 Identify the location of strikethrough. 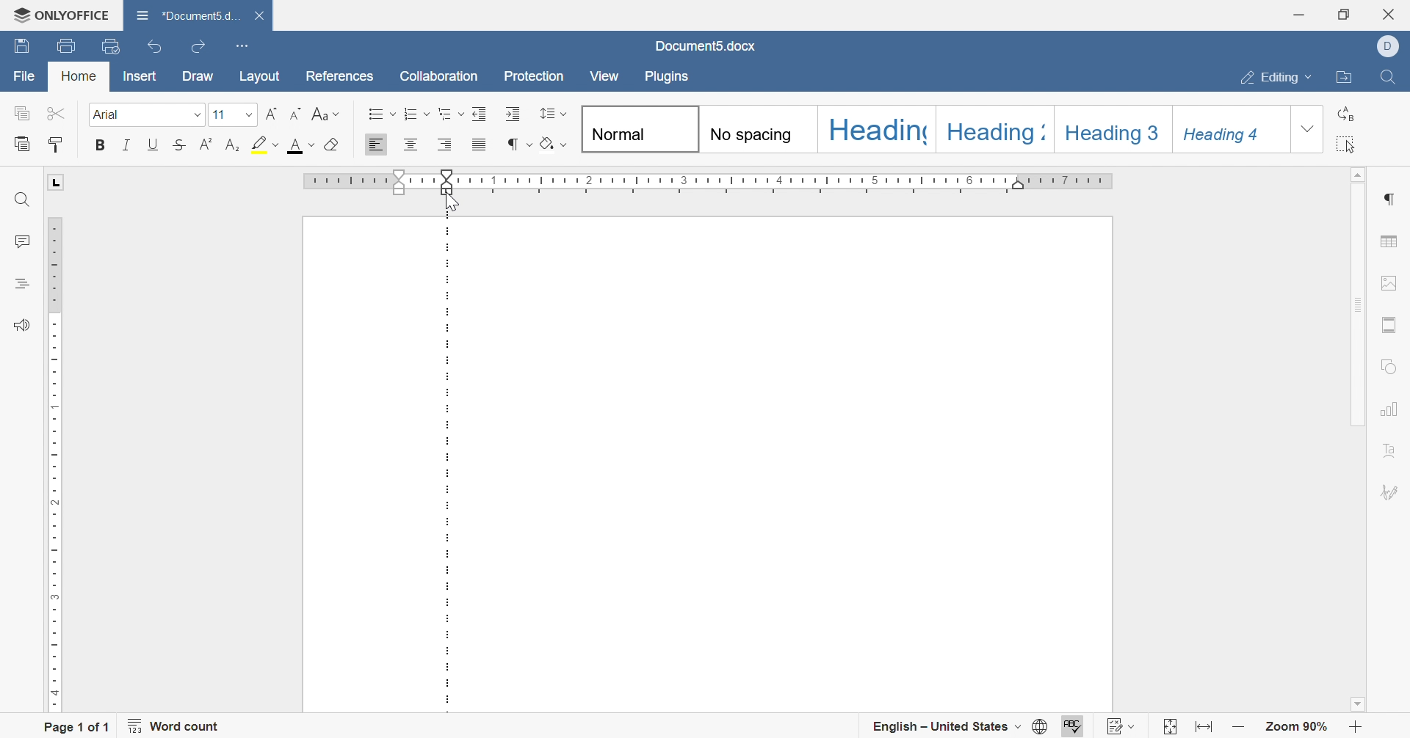
(181, 144).